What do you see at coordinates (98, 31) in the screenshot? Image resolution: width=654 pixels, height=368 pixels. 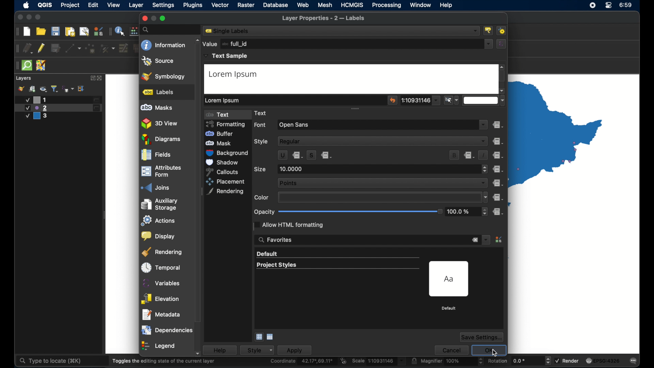 I see `style manager` at bounding box center [98, 31].